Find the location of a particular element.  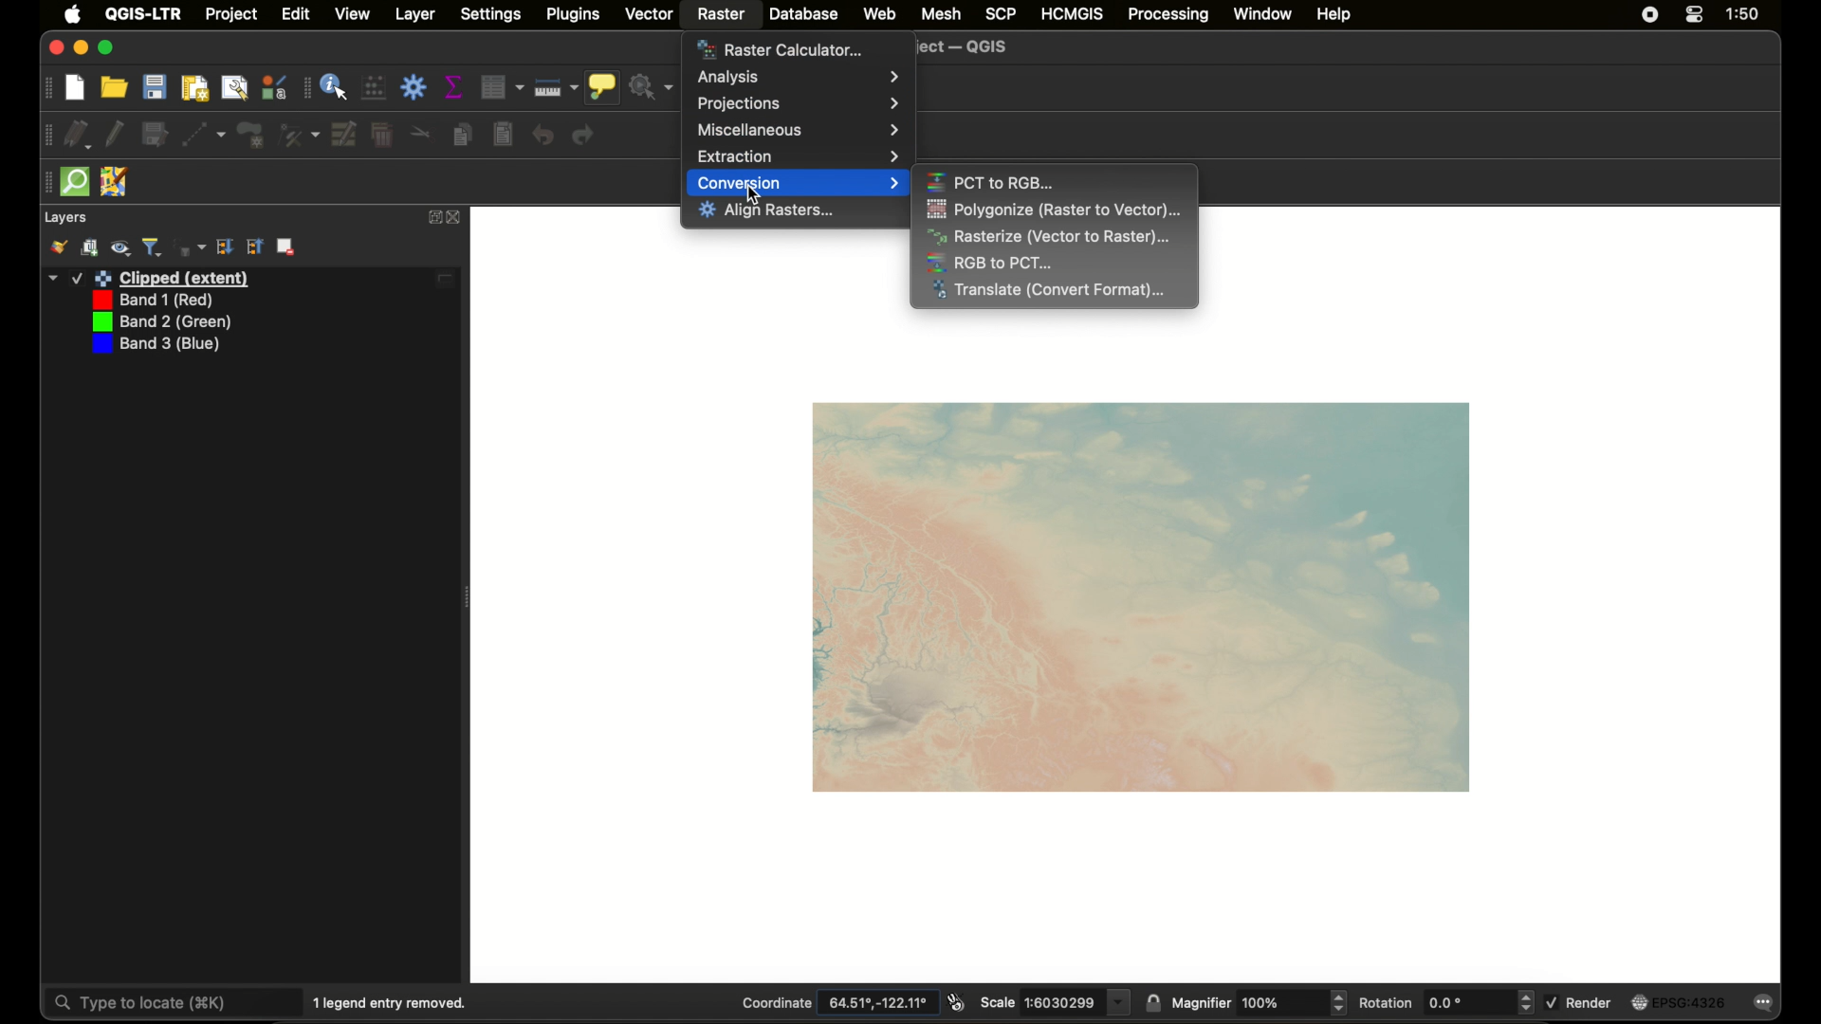

scp is located at coordinates (997, 12).